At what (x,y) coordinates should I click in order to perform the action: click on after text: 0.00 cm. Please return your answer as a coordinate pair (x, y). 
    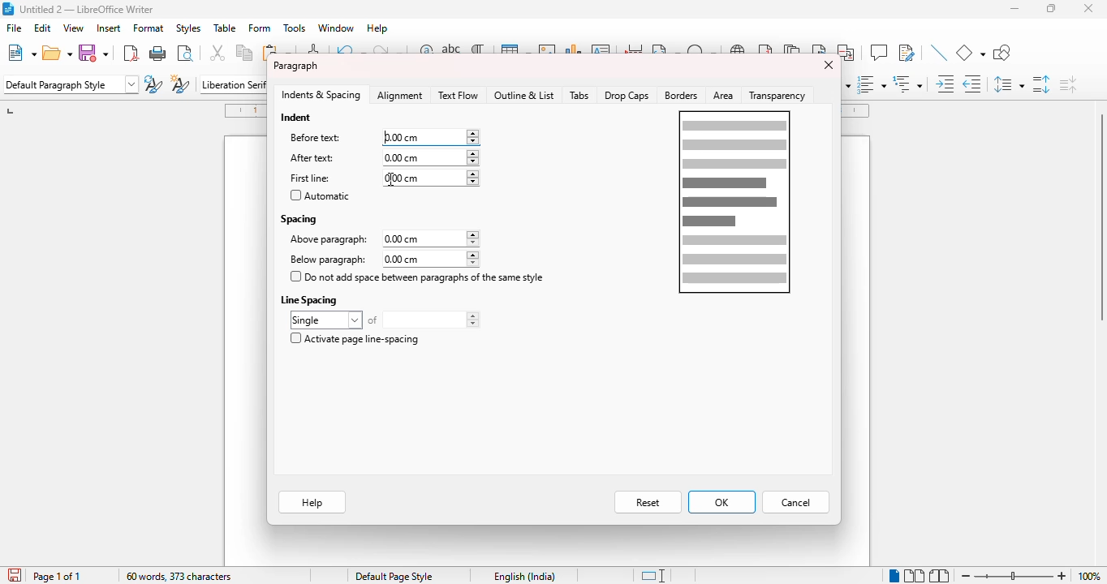
    Looking at the image, I should click on (380, 157).